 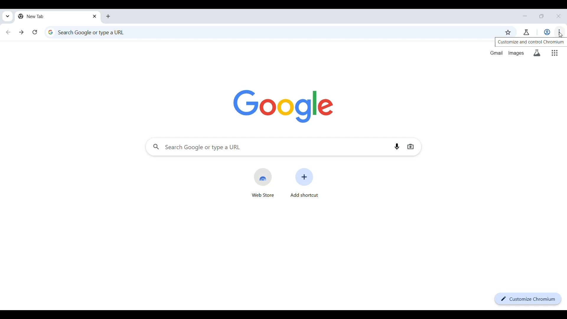 I want to click on Google logo, so click(x=283, y=107).